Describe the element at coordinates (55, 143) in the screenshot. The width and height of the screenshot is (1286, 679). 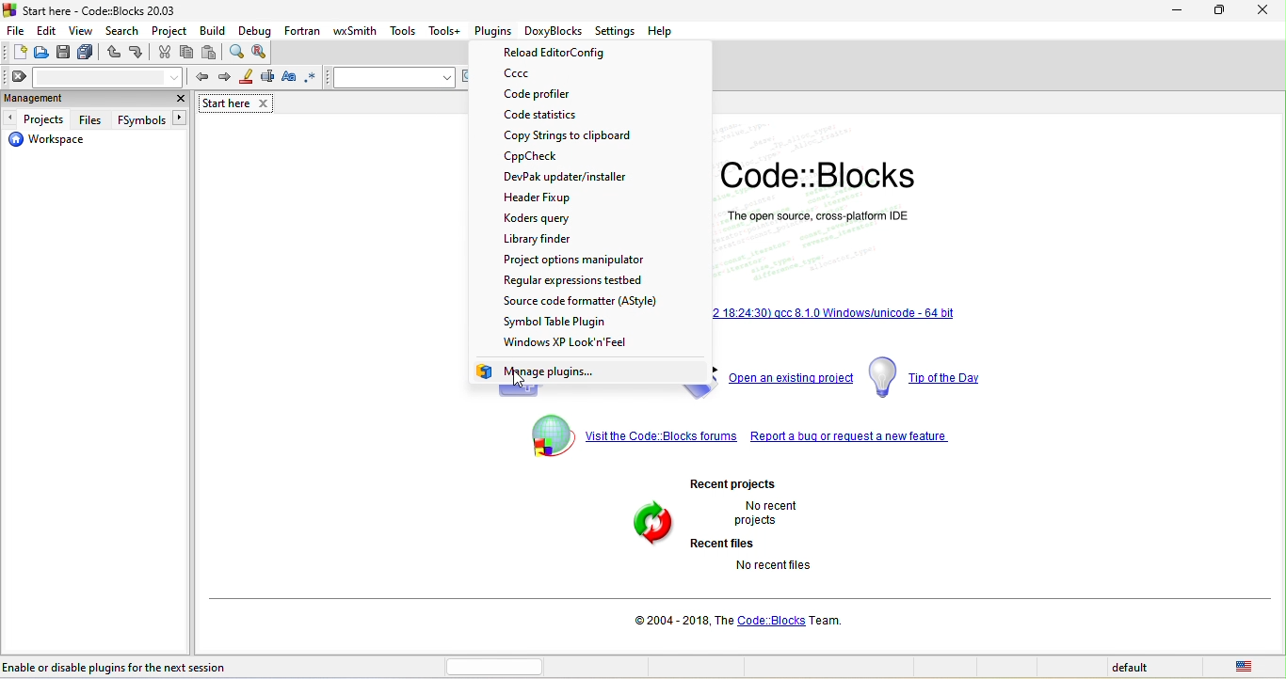
I see `workspace ` at that location.